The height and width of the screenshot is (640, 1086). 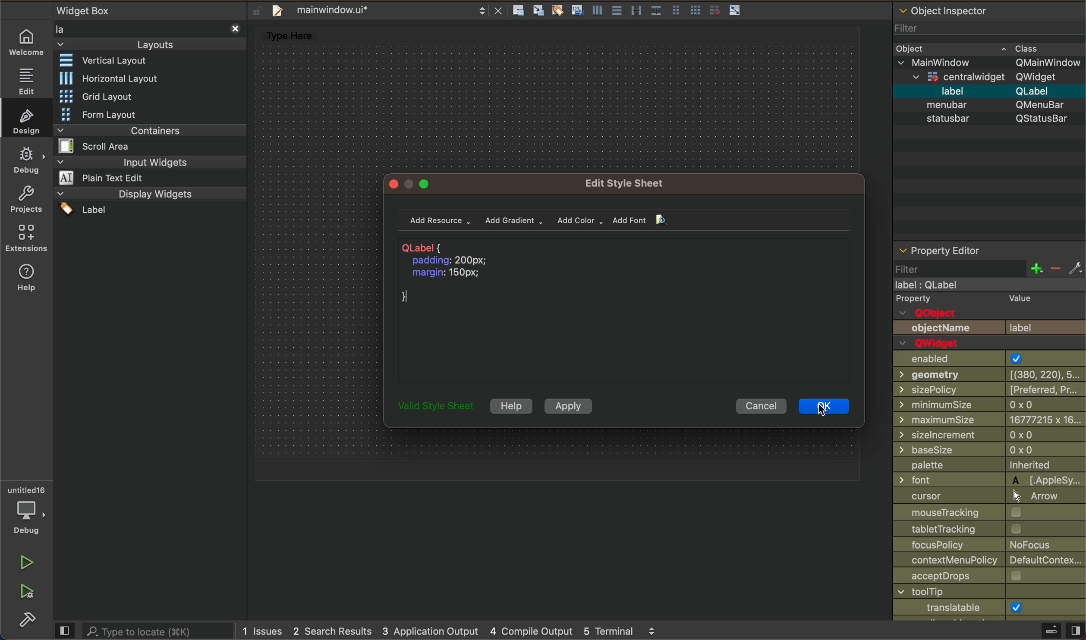 I want to click on help, so click(x=27, y=280).